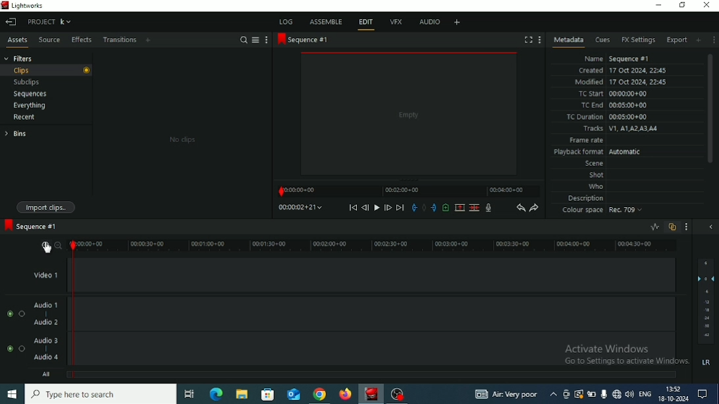 The height and width of the screenshot is (404, 719). What do you see at coordinates (49, 39) in the screenshot?
I see `Source` at bounding box center [49, 39].